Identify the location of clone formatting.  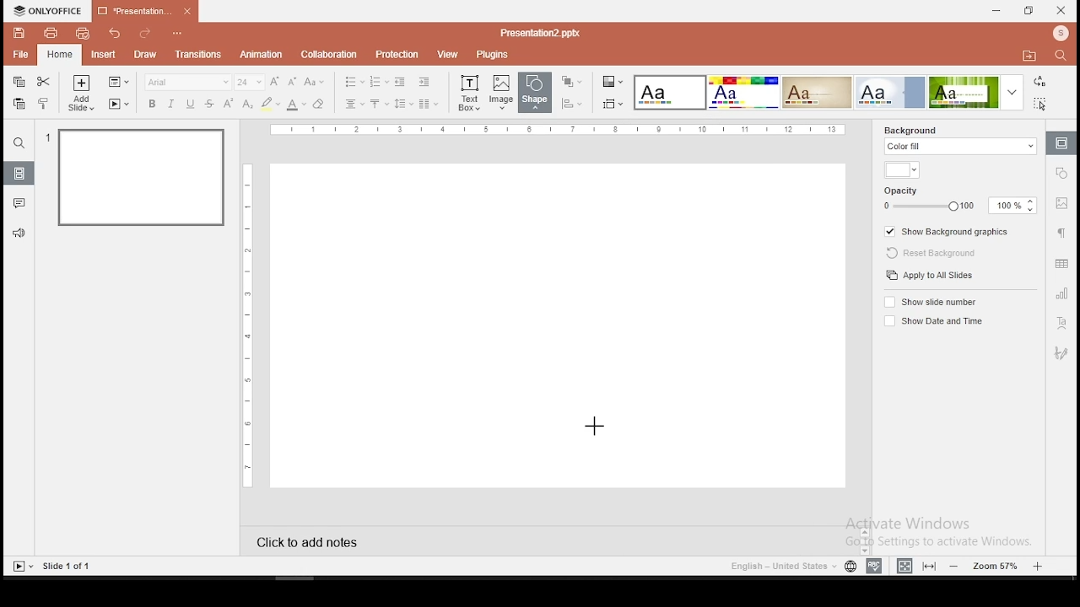
(44, 103).